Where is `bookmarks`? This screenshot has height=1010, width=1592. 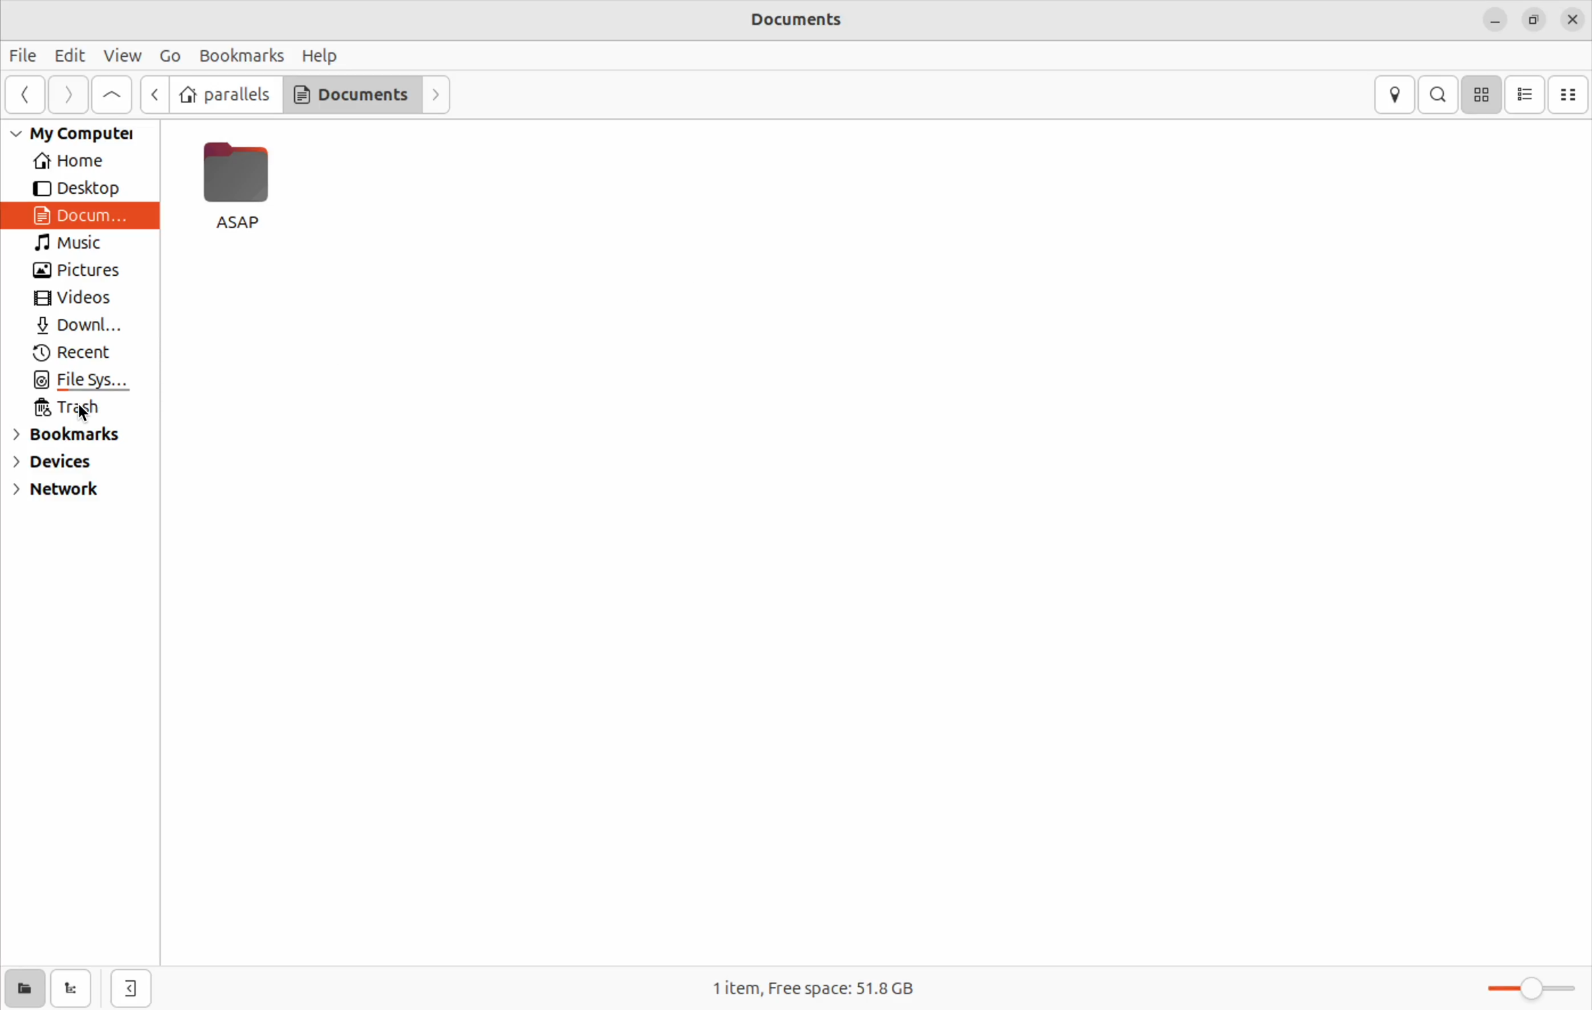 bookmarks is located at coordinates (71, 437).